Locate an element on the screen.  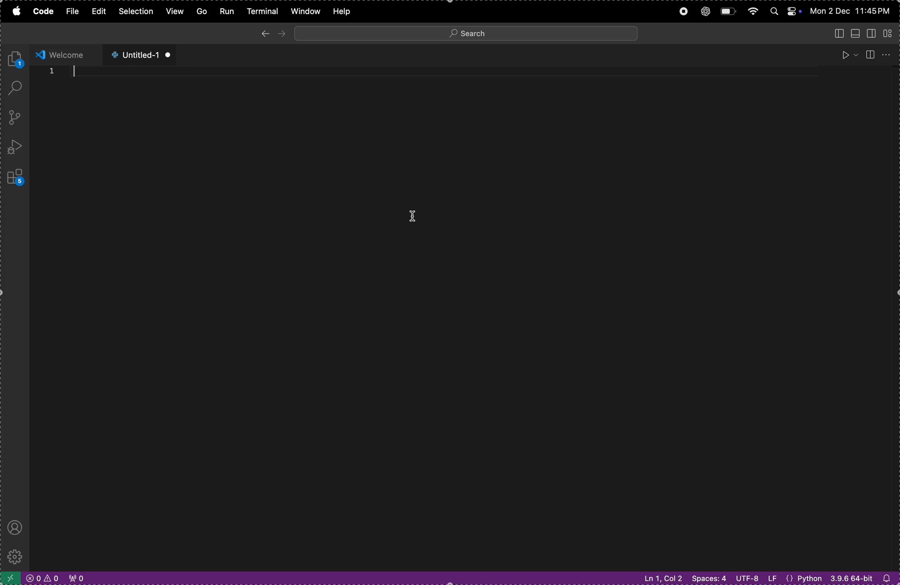
Open a remote window is located at coordinates (9, 577).